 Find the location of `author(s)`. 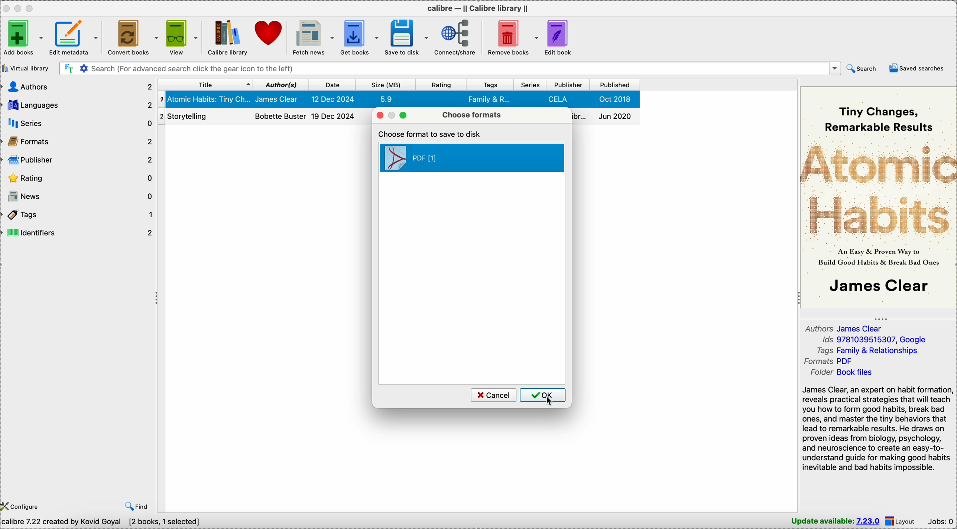

author(s) is located at coordinates (282, 84).